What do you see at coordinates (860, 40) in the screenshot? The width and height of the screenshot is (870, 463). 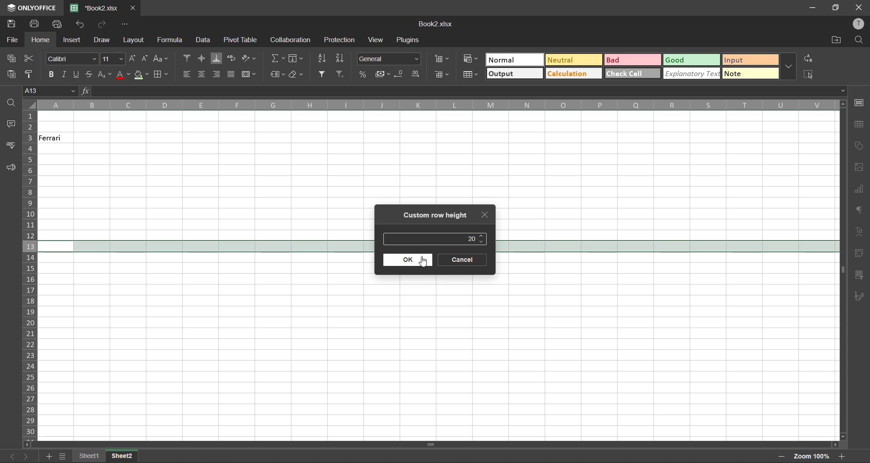 I see `find` at bounding box center [860, 40].